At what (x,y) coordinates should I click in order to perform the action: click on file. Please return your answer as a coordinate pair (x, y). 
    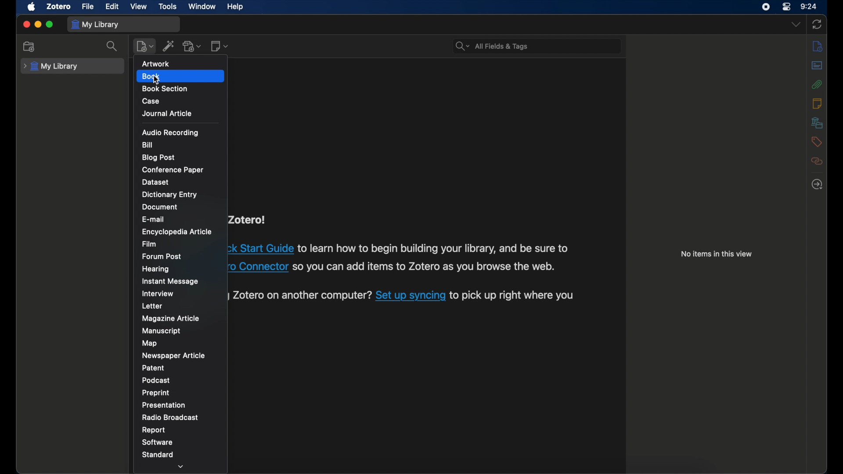
    Looking at the image, I should click on (88, 7).